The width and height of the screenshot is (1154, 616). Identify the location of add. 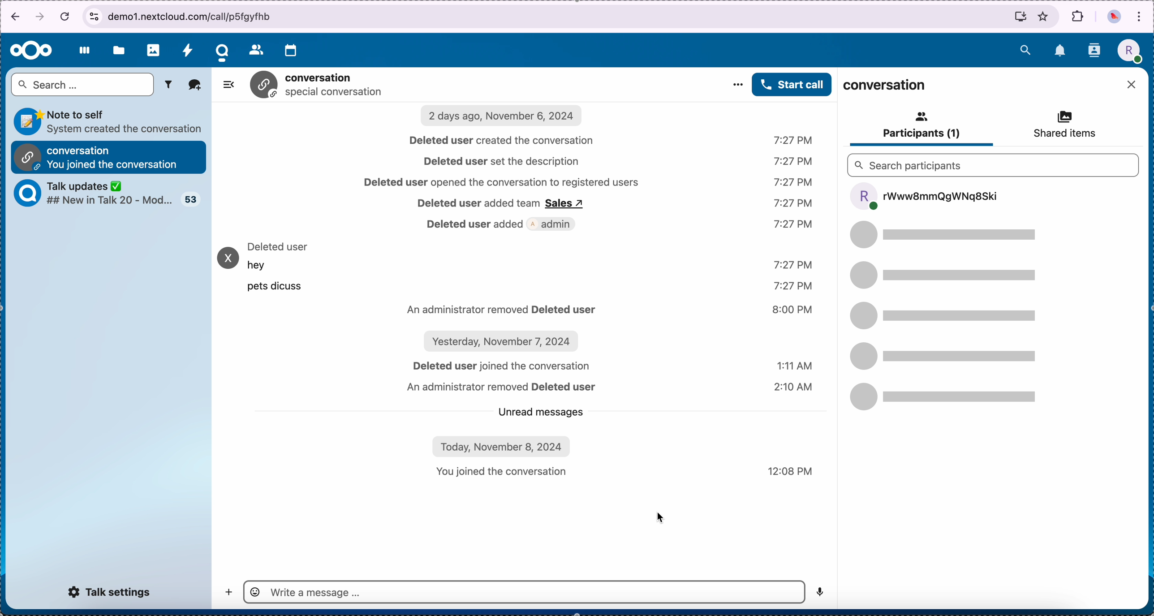
(194, 85).